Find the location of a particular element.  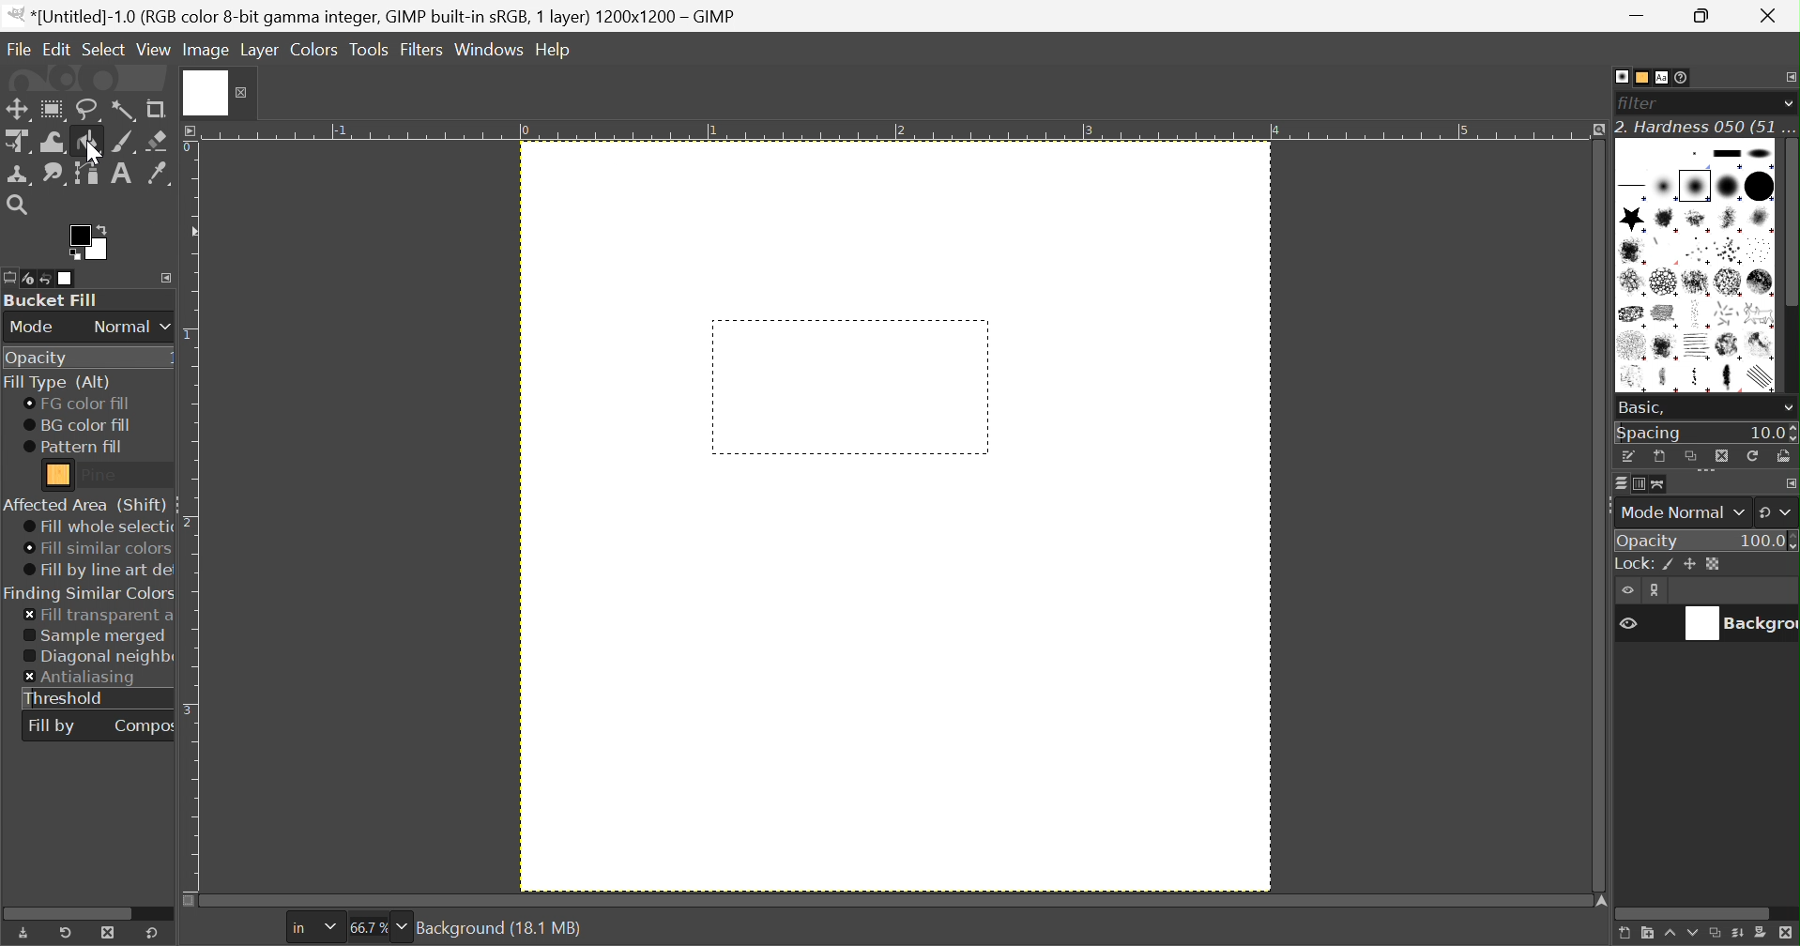

Configure this tab is located at coordinates (1789, 77).